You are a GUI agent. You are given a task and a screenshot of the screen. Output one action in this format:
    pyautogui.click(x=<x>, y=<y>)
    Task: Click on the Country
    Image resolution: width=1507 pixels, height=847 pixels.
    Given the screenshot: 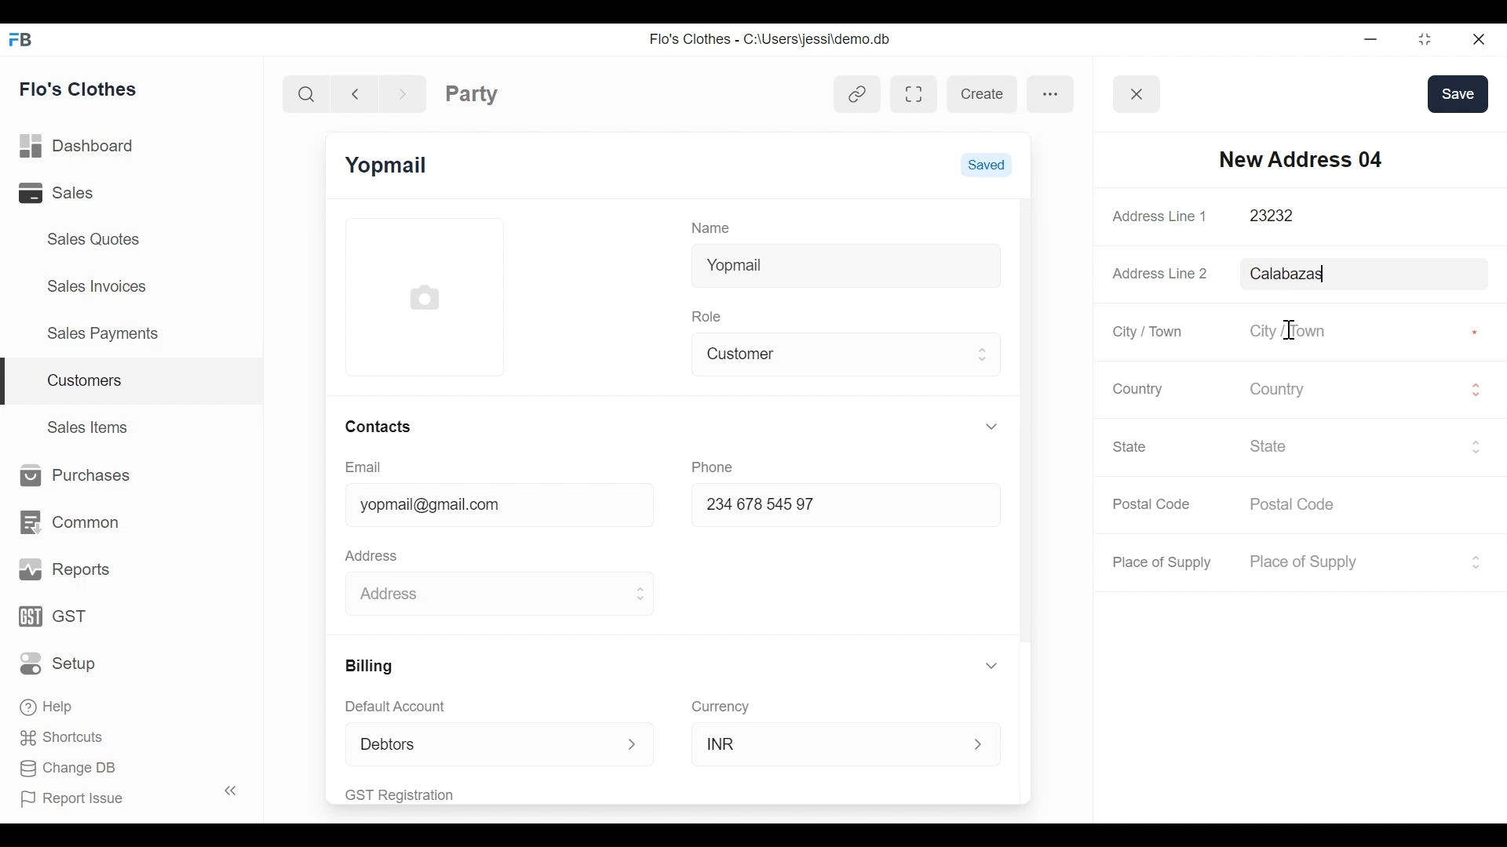 What is the action you would take?
    pyautogui.click(x=1135, y=388)
    